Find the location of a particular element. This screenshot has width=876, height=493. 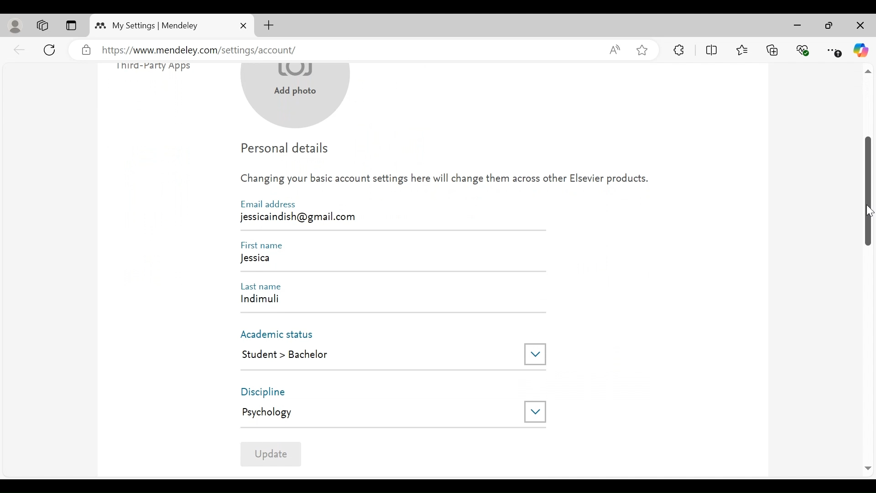

Academic Status is located at coordinates (280, 334).